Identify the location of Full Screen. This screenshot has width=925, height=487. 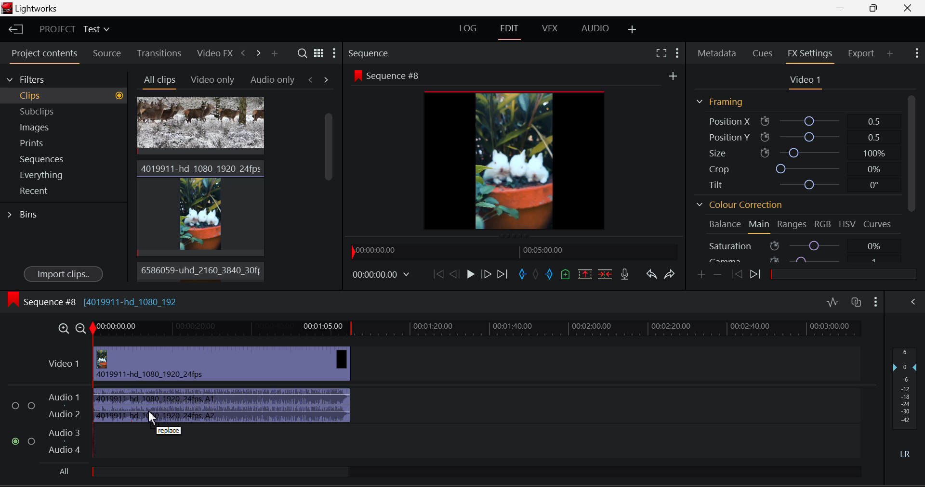
(660, 52).